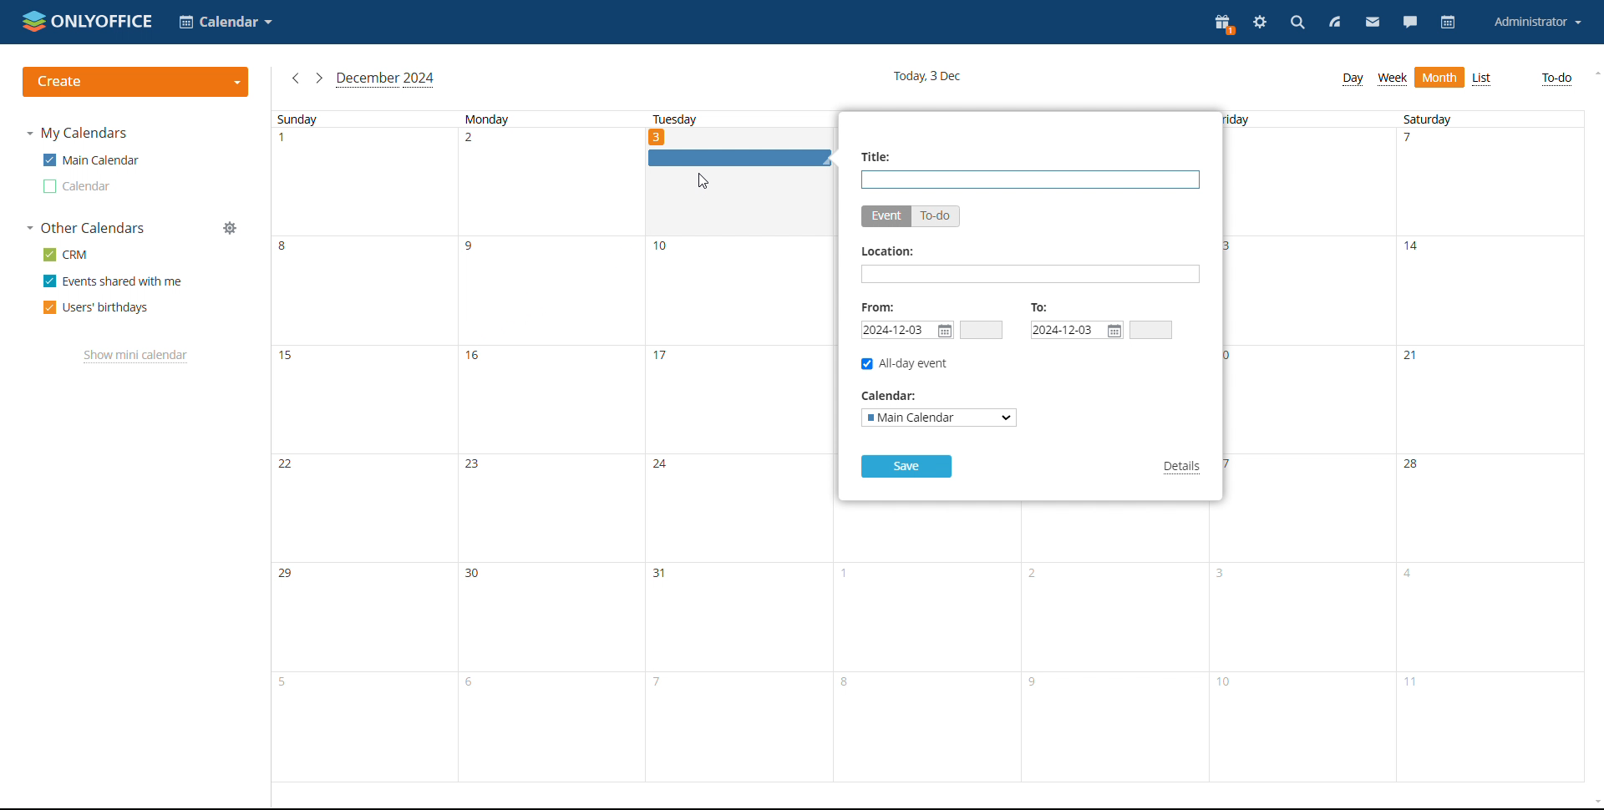  What do you see at coordinates (884, 215) in the screenshot?
I see `event` at bounding box center [884, 215].